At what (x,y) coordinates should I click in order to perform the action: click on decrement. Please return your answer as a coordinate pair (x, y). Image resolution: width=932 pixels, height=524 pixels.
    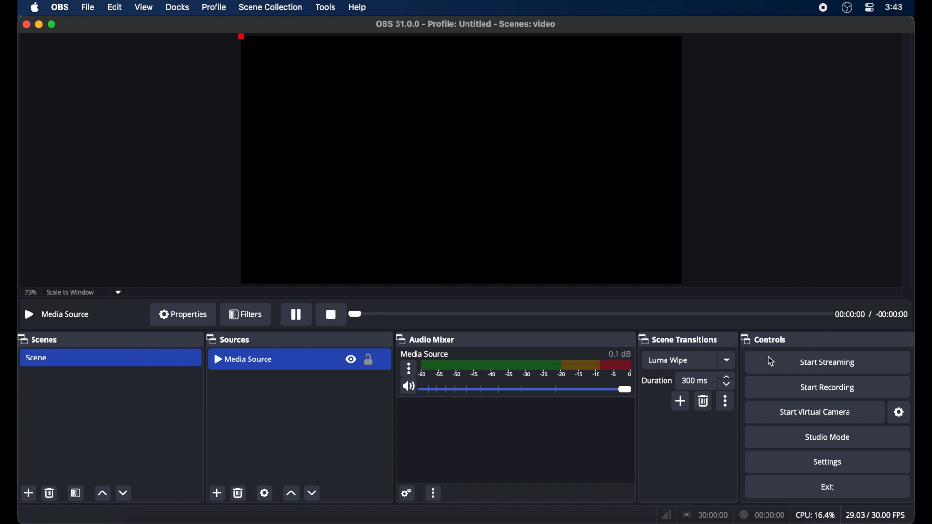
    Looking at the image, I should click on (312, 492).